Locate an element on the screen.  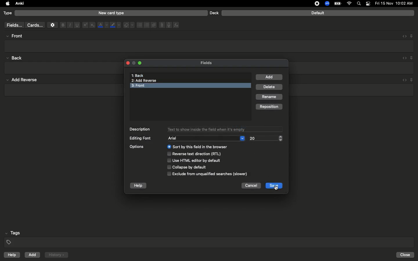
Bold is located at coordinates (62, 25).